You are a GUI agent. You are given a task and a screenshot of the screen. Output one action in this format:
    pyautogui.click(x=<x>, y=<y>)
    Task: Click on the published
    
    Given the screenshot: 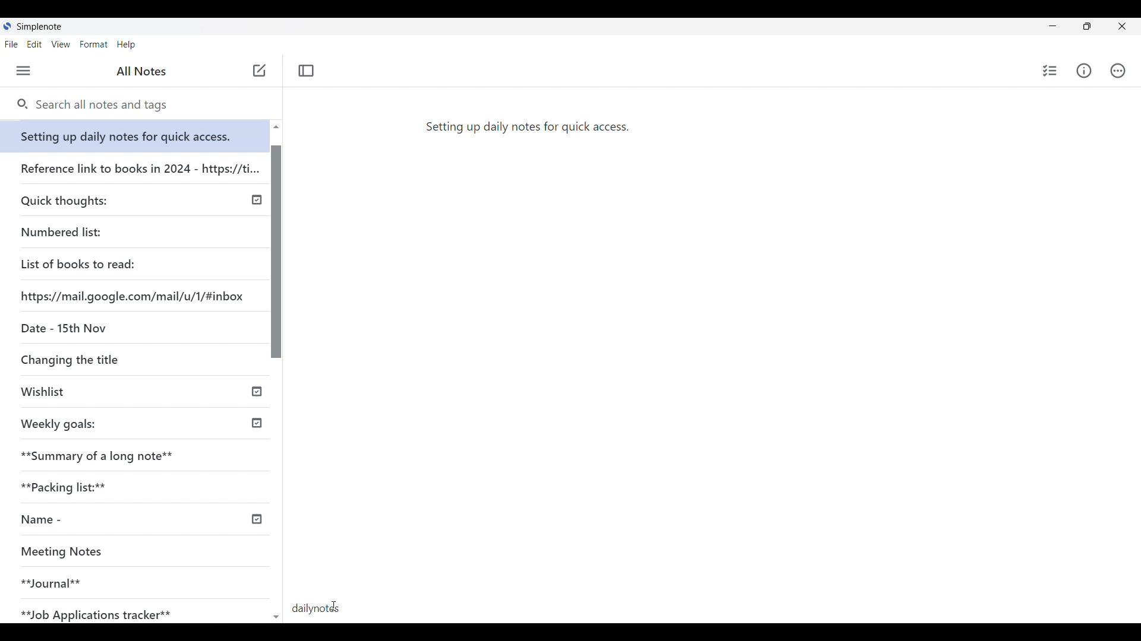 What is the action you would take?
    pyautogui.click(x=257, y=424)
    